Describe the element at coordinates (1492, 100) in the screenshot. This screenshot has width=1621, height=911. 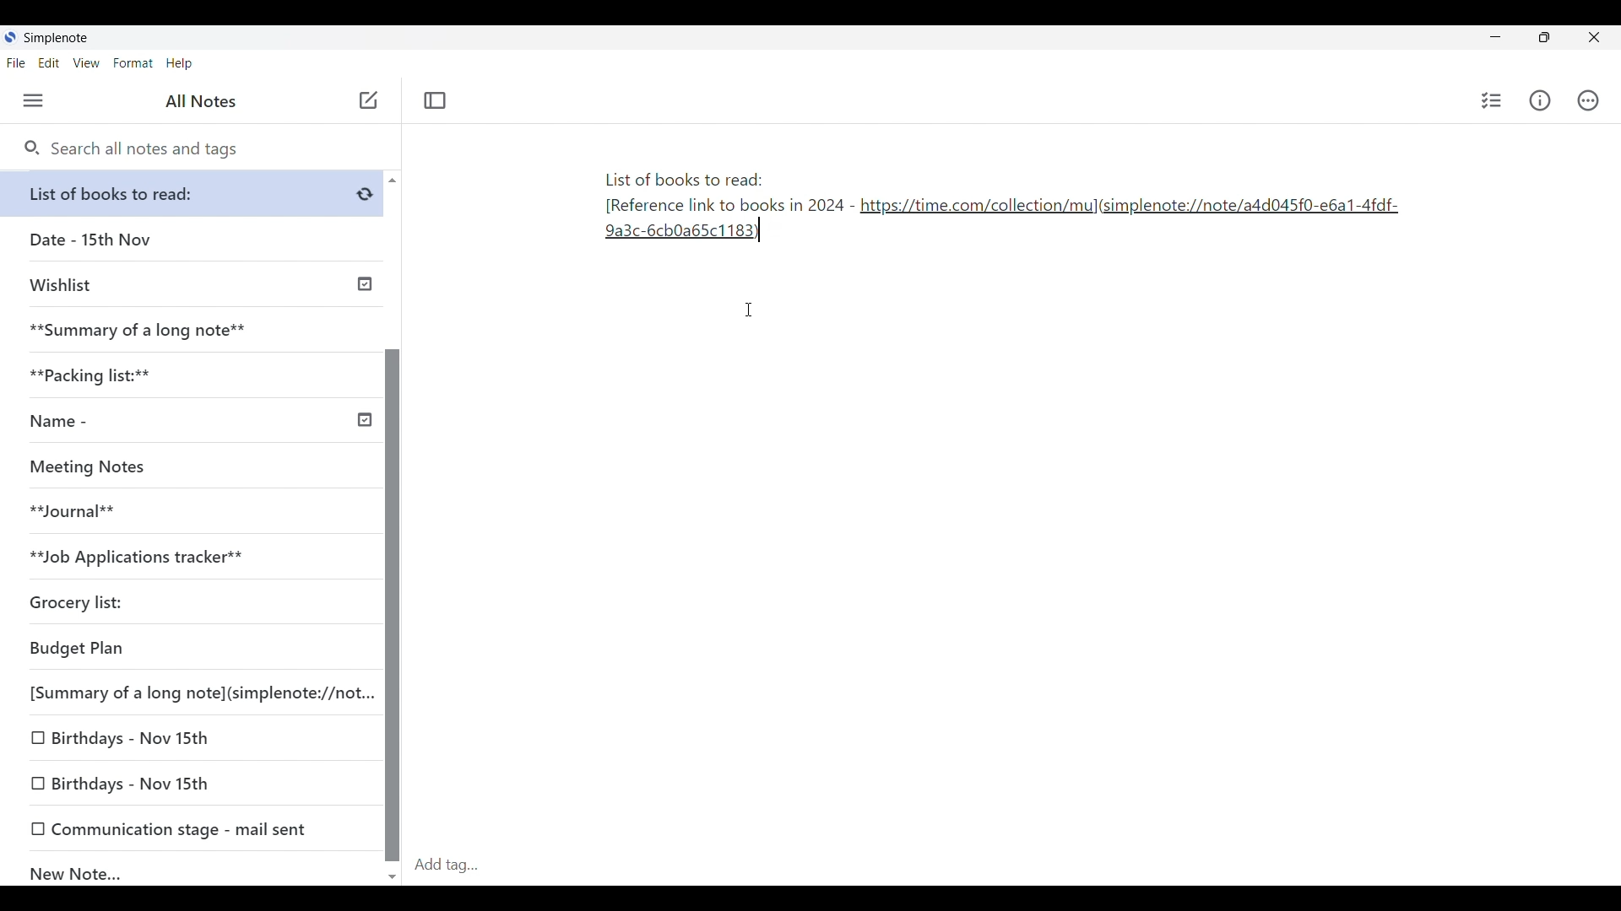
I see `Insert checklist` at that location.